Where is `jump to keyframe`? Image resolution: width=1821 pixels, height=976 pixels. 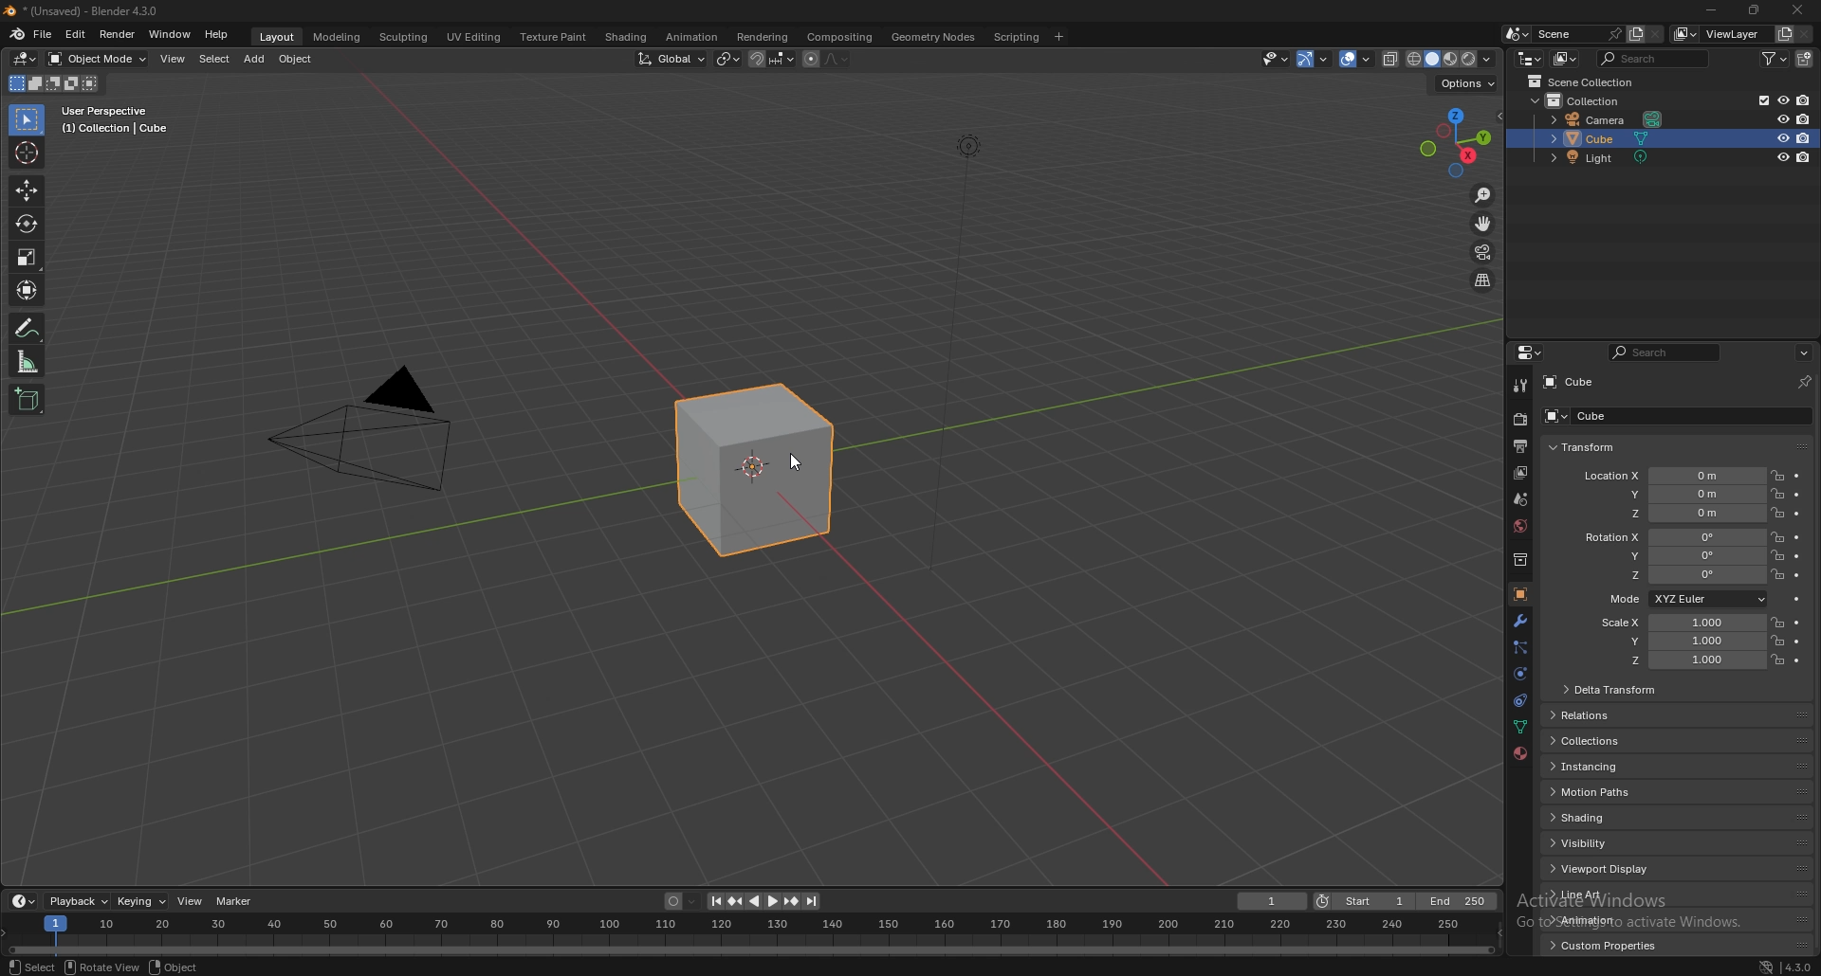
jump to keyframe is located at coordinates (737, 902).